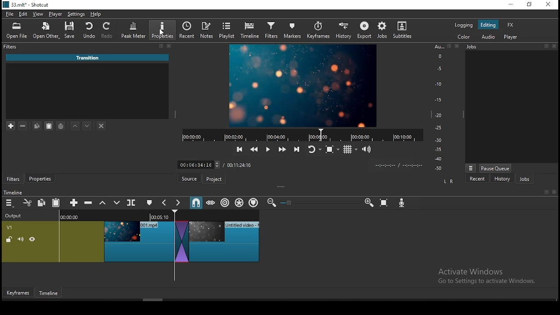 The height and width of the screenshot is (315, 560). I want to click on overwrite, so click(117, 203).